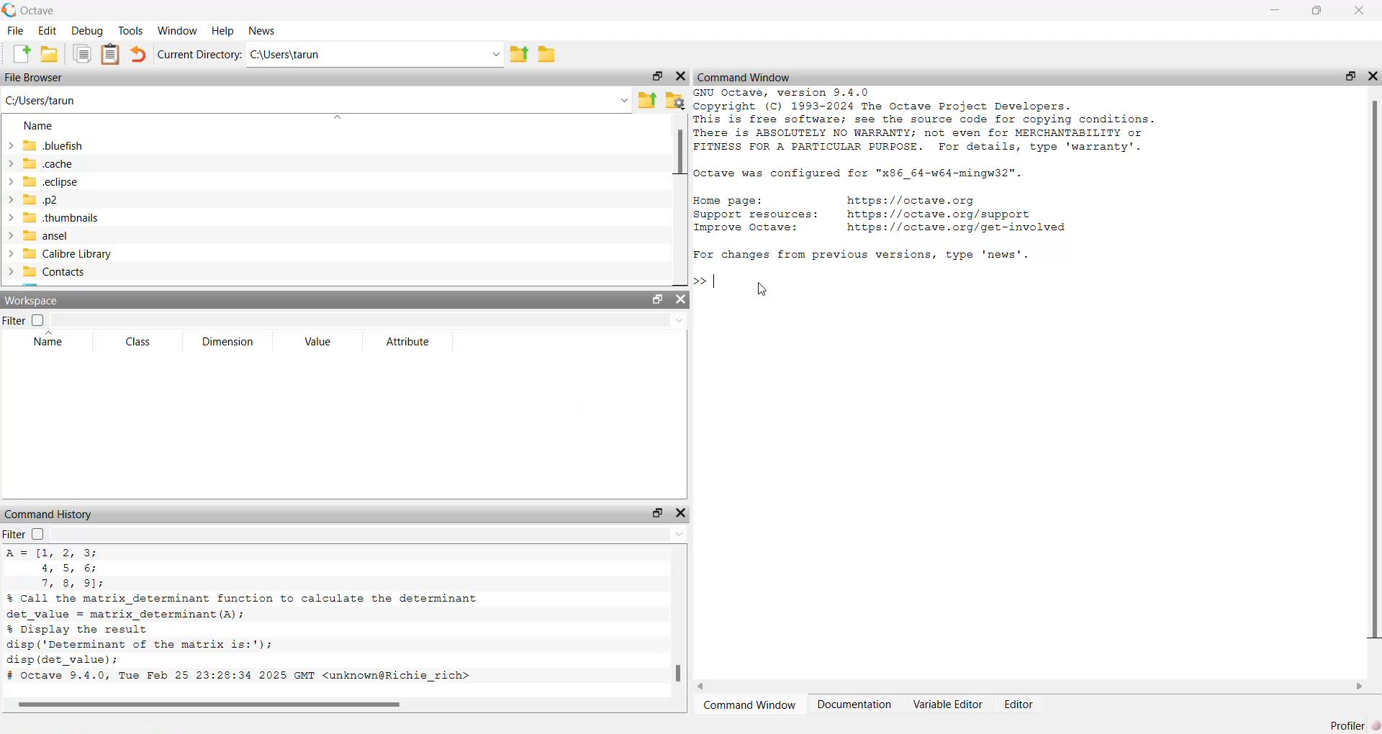 Image resolution: width=1382 pixels, height=734 pixels. I want to click on close, so click(682, 512).